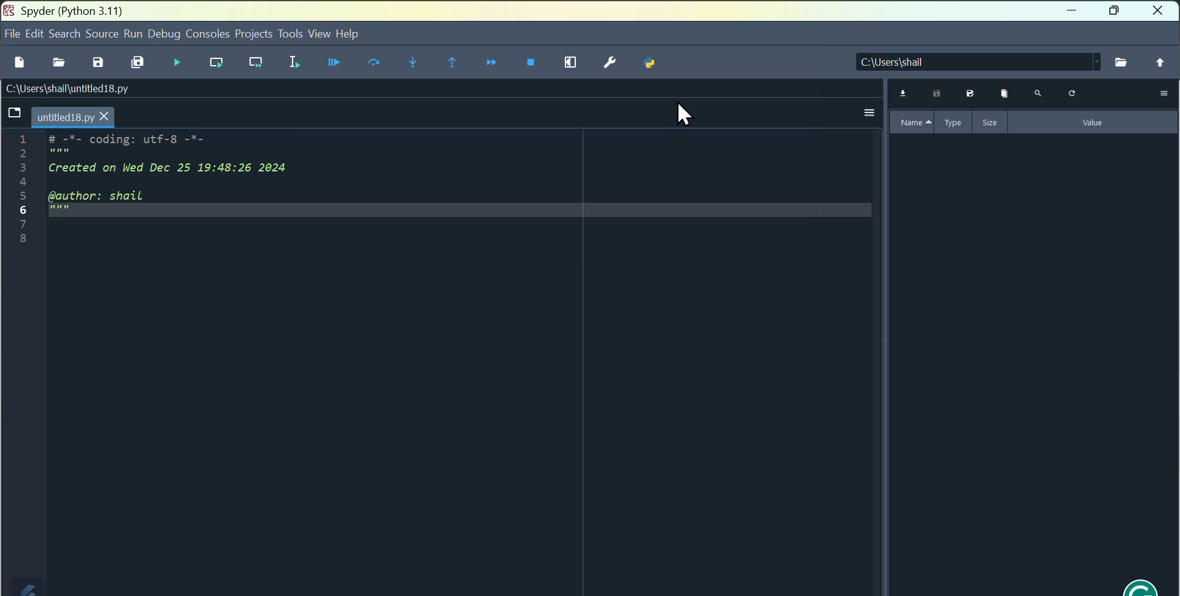 The height and width of the screenshot is (596, 1180). I want to click on type, so click(954, 122).